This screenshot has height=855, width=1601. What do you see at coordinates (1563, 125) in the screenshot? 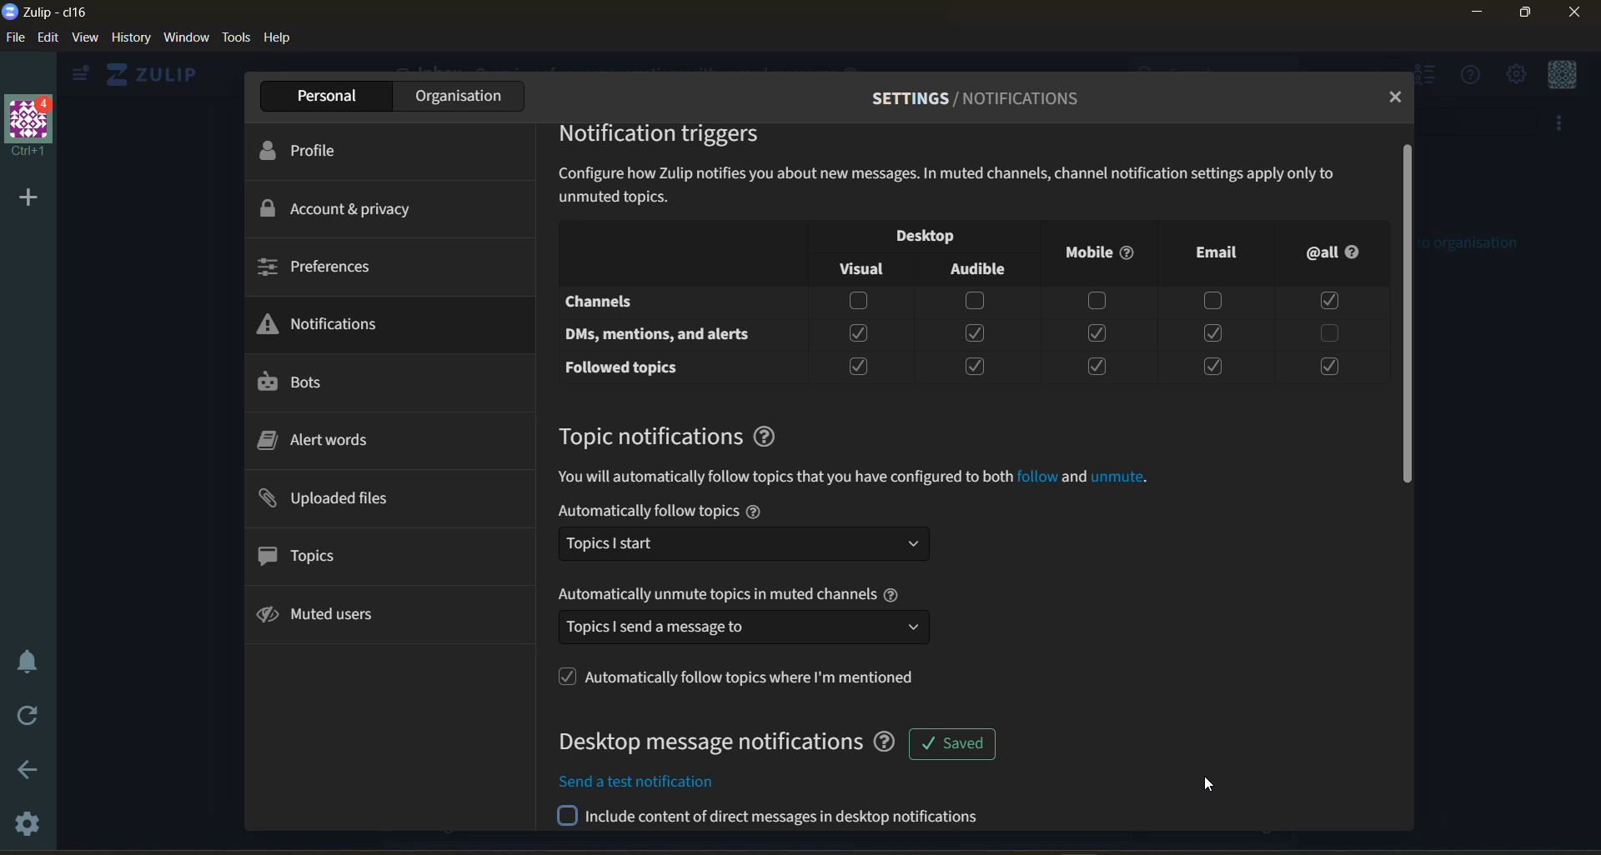
I see `more options` at bounding box center [1563, 125].